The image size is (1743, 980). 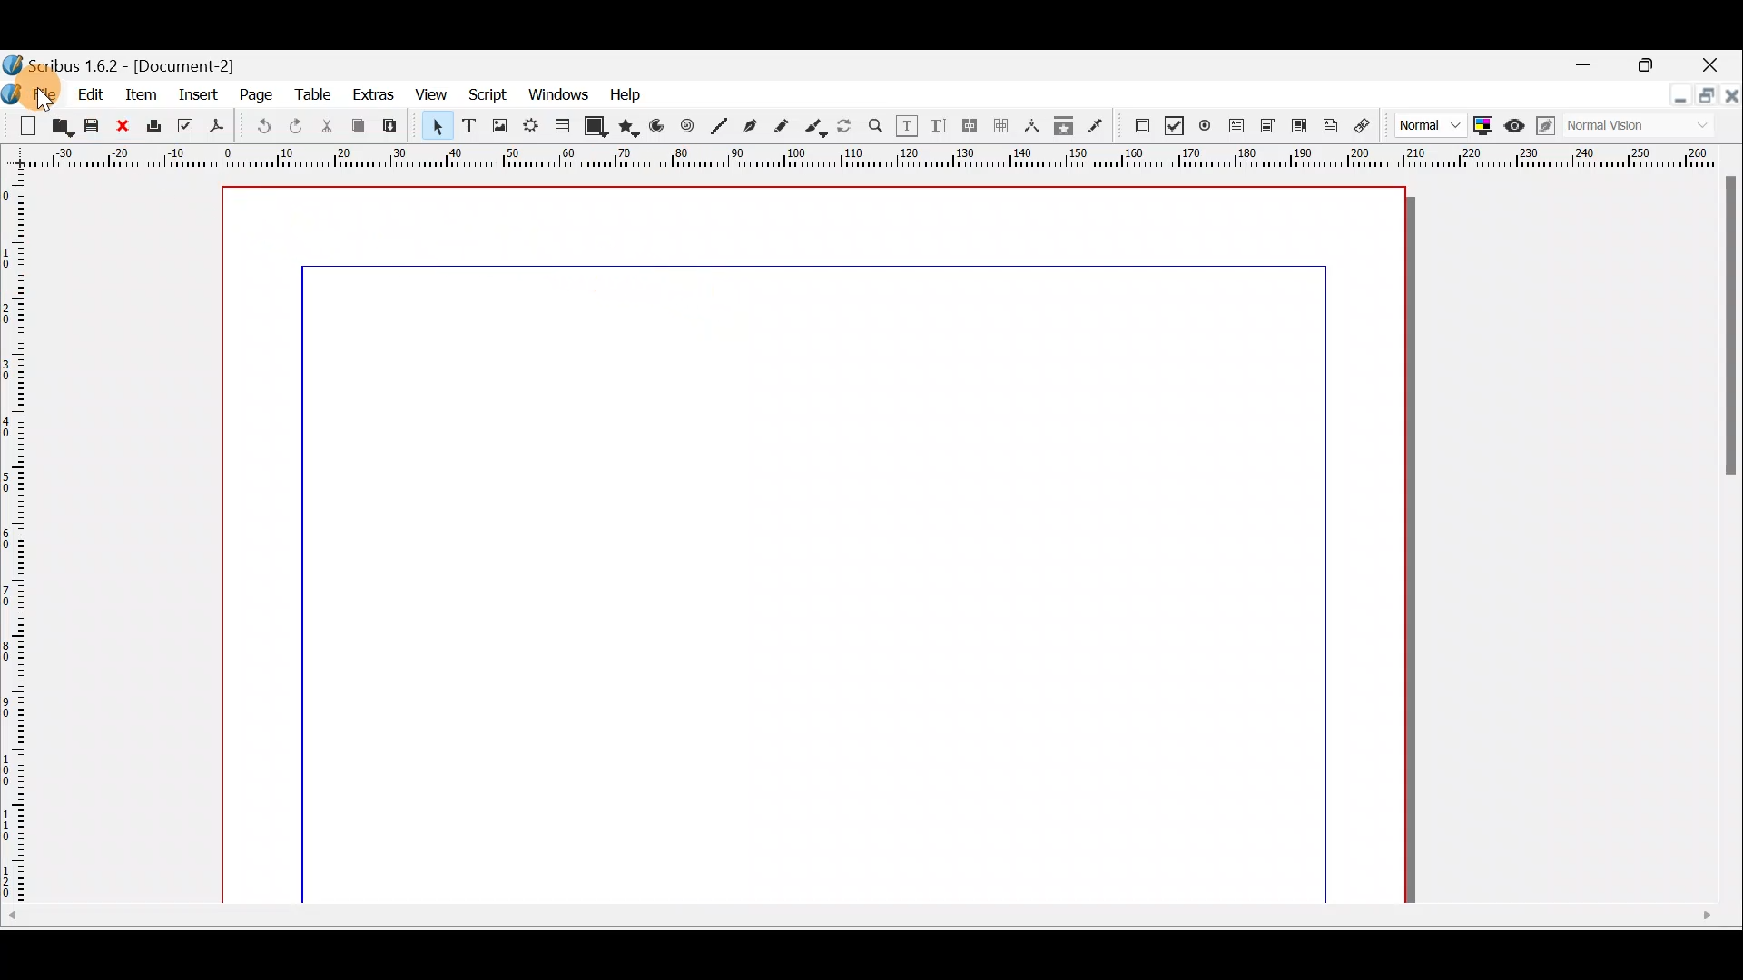 What do you see at coordinates (1730, 539) in the screenshot?
I see `Scroll bar` at bounding box center [1730, 539].